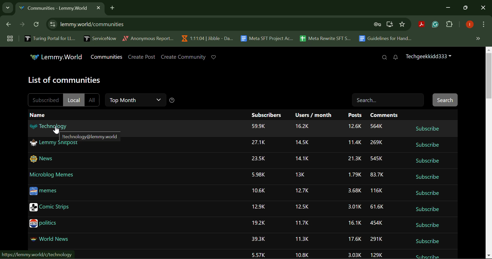 This screenshot has width=492, height=259. What do you see at coordinates (55, 144) in the screenshot?
I see `Lemmy Shitpost Community Link` at bounding box center [55, 144].